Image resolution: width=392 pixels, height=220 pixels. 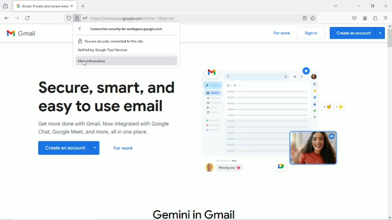 I want to click on current webpage cite: https:// workspace google.com/inti/en-US/gmail/, so click(x=133, y=19).